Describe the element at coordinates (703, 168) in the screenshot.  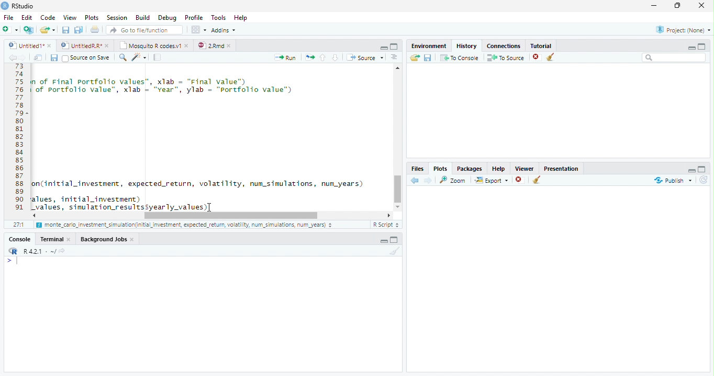
I see `Full Height` at that location.